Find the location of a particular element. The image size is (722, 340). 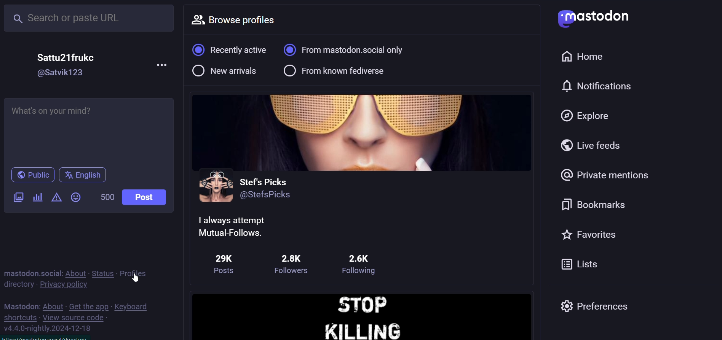

preferences is located at coordinates (597, 306).